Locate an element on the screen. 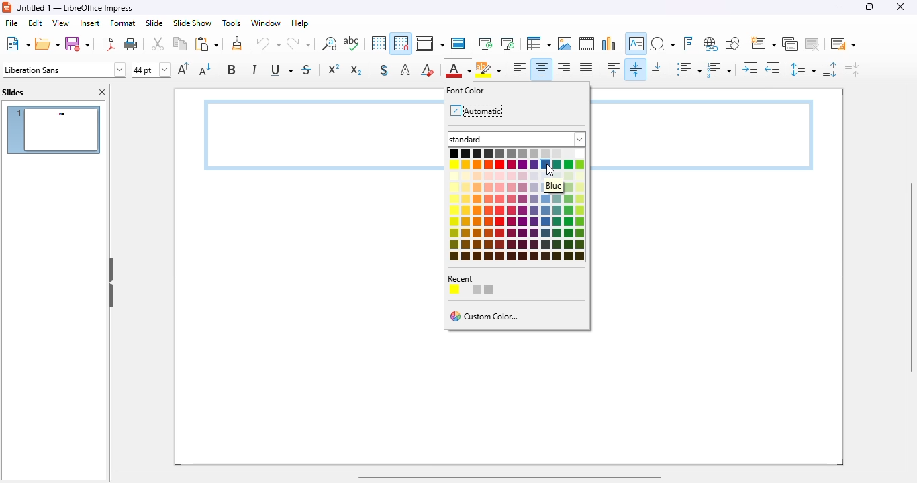  help is located at coordinates (301, 23).